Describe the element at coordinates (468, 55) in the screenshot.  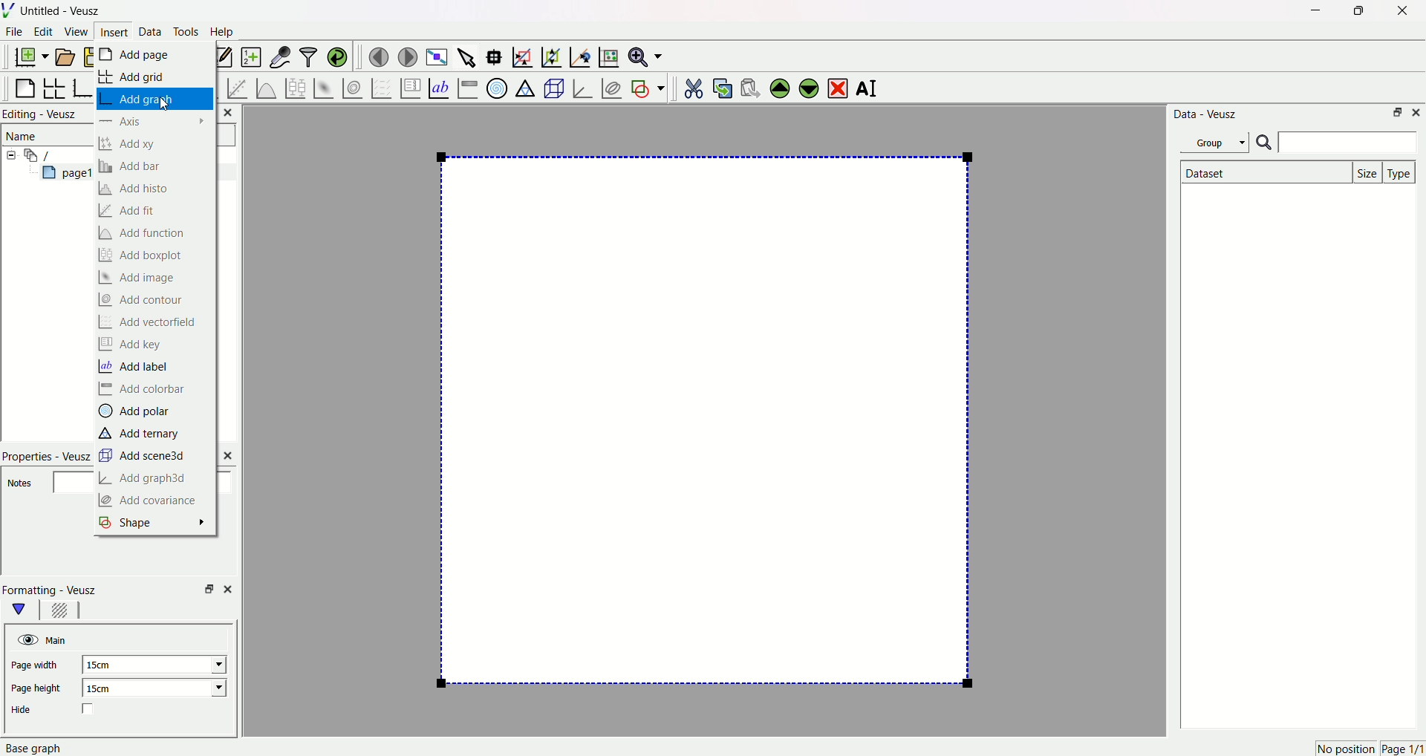
I see `select items` at that location.